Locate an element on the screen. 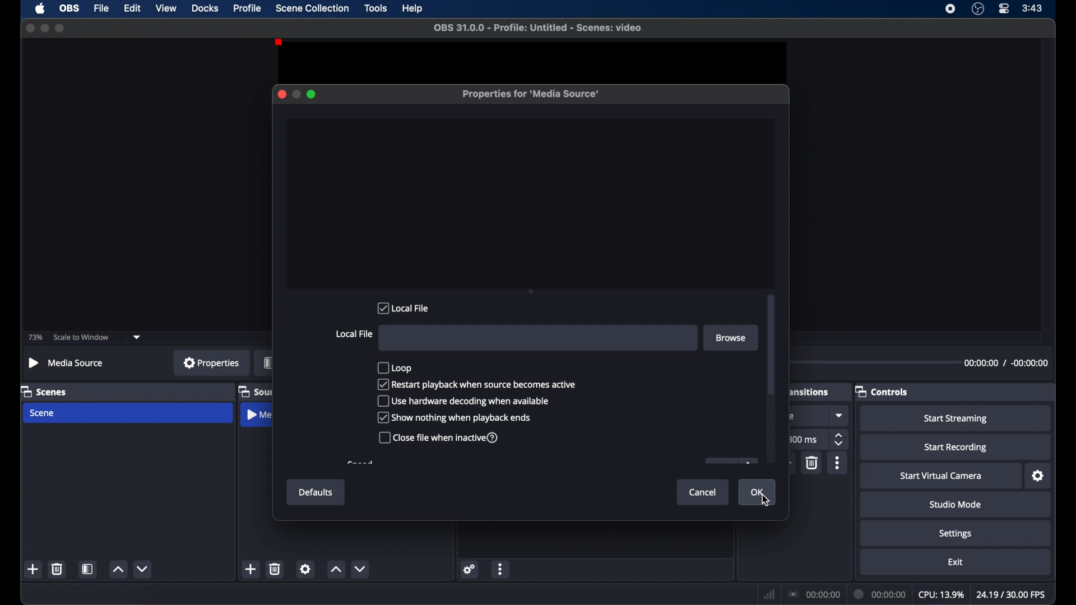 The image size is (1076, 605). delete is located at coordinates (276, 569).